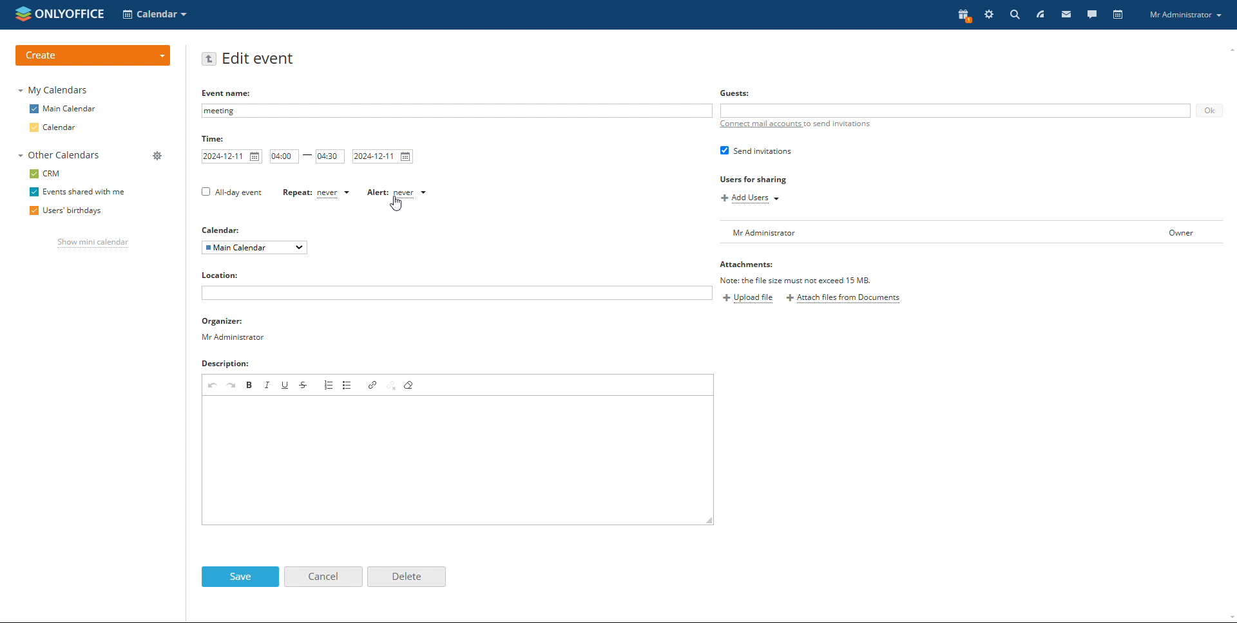 The image size is (1237, 623). Describe the element at coordinates (224, 230) in the screenshot. I see `` at that location.